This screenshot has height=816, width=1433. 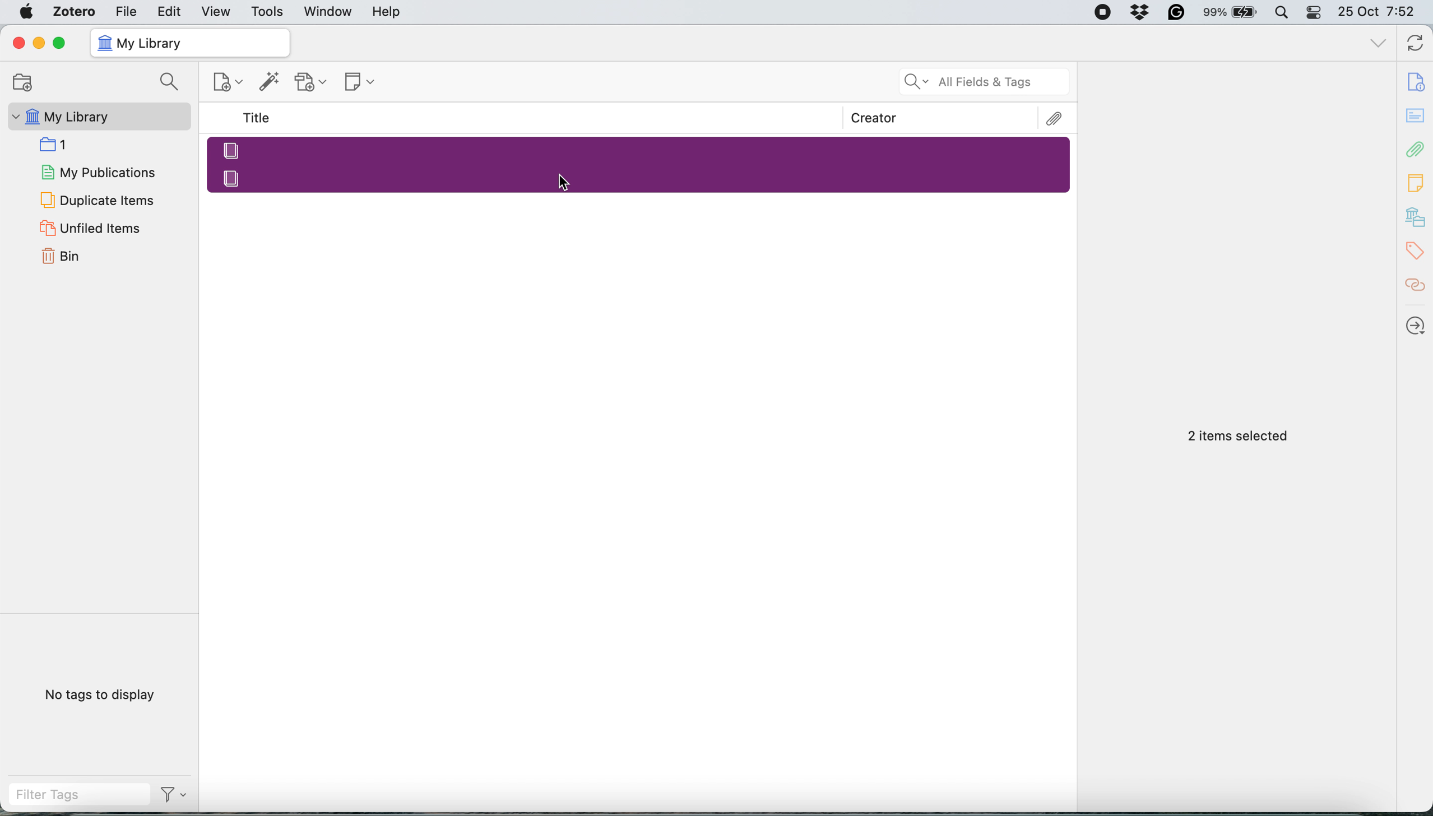 What do you see at coordinates (217, 12) in the screenshot?
I see `View` at bounding box center [217, 12].